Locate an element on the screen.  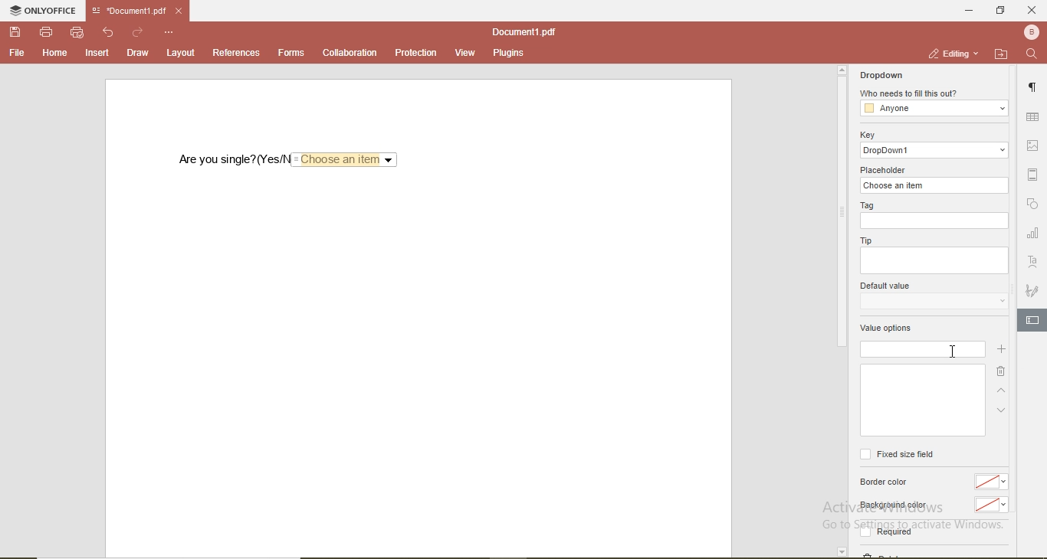
collaboration is located at coordinates (350, 53).